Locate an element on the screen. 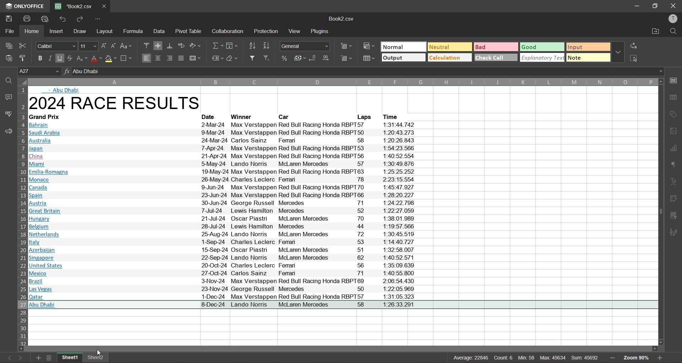  align top is located at coordinates (147, 47).